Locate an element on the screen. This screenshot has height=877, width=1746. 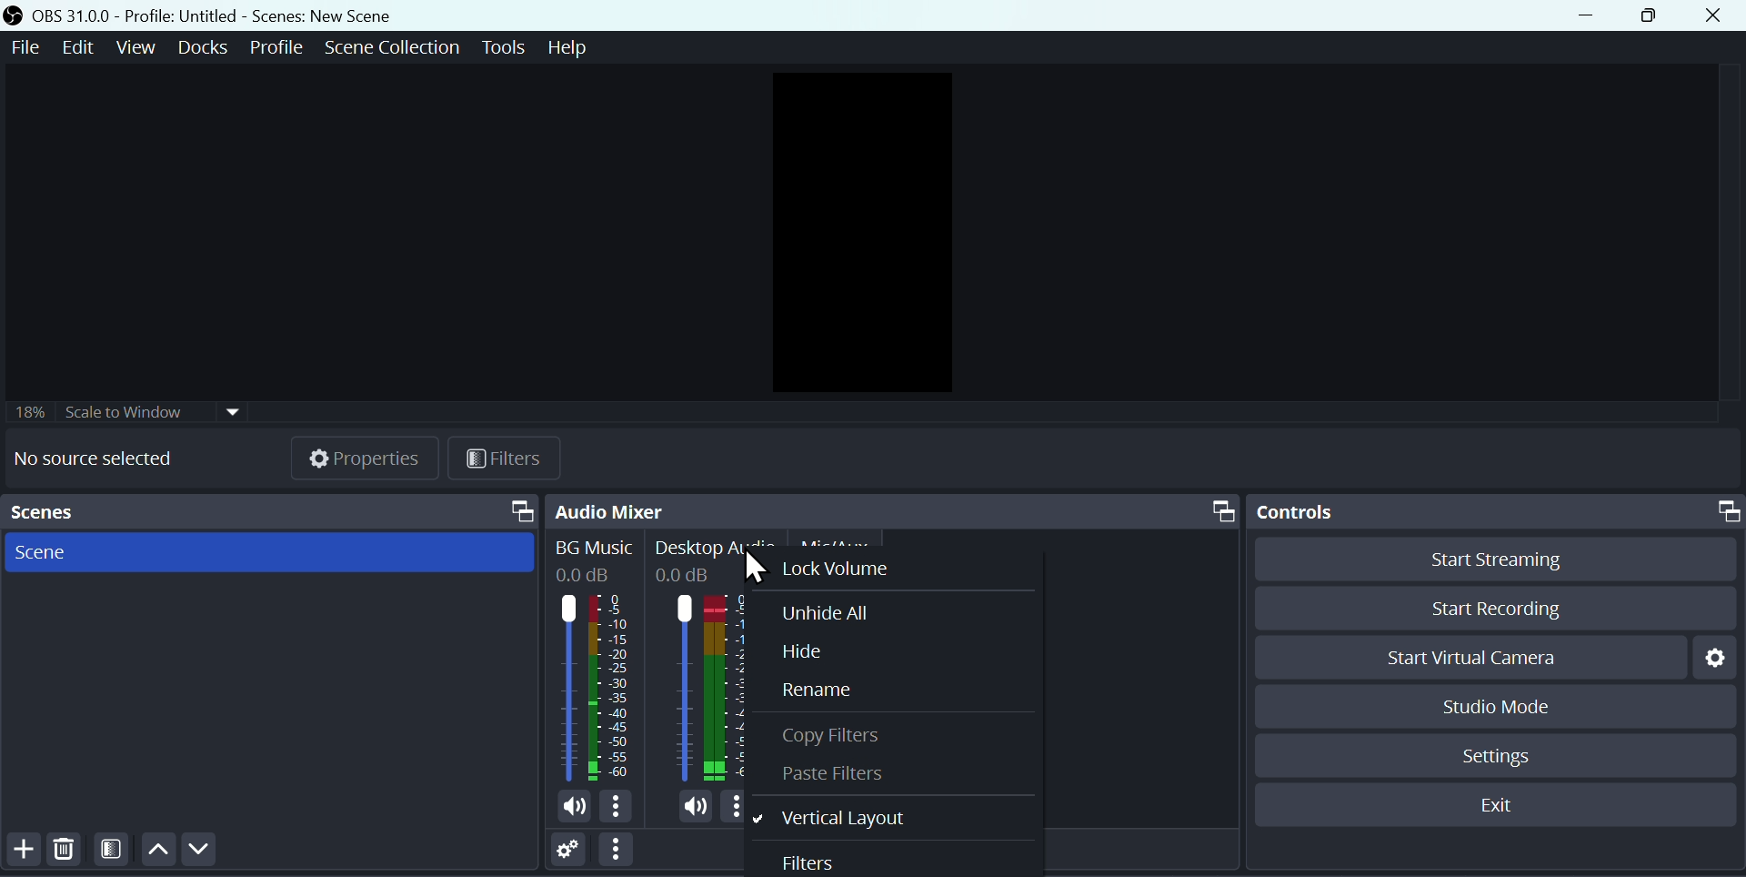
Lock volume is located at coordinates (825, 570).